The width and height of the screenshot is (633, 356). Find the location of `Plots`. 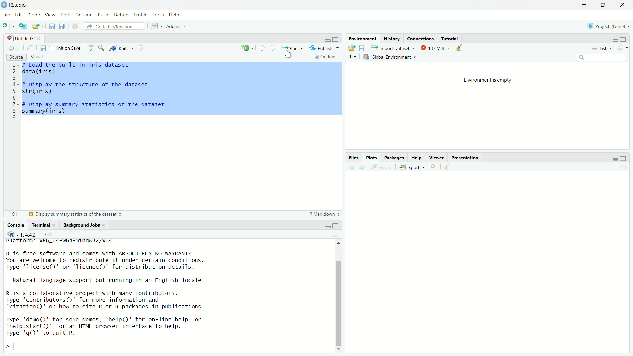

Plots is located at coordinates (372, 158).